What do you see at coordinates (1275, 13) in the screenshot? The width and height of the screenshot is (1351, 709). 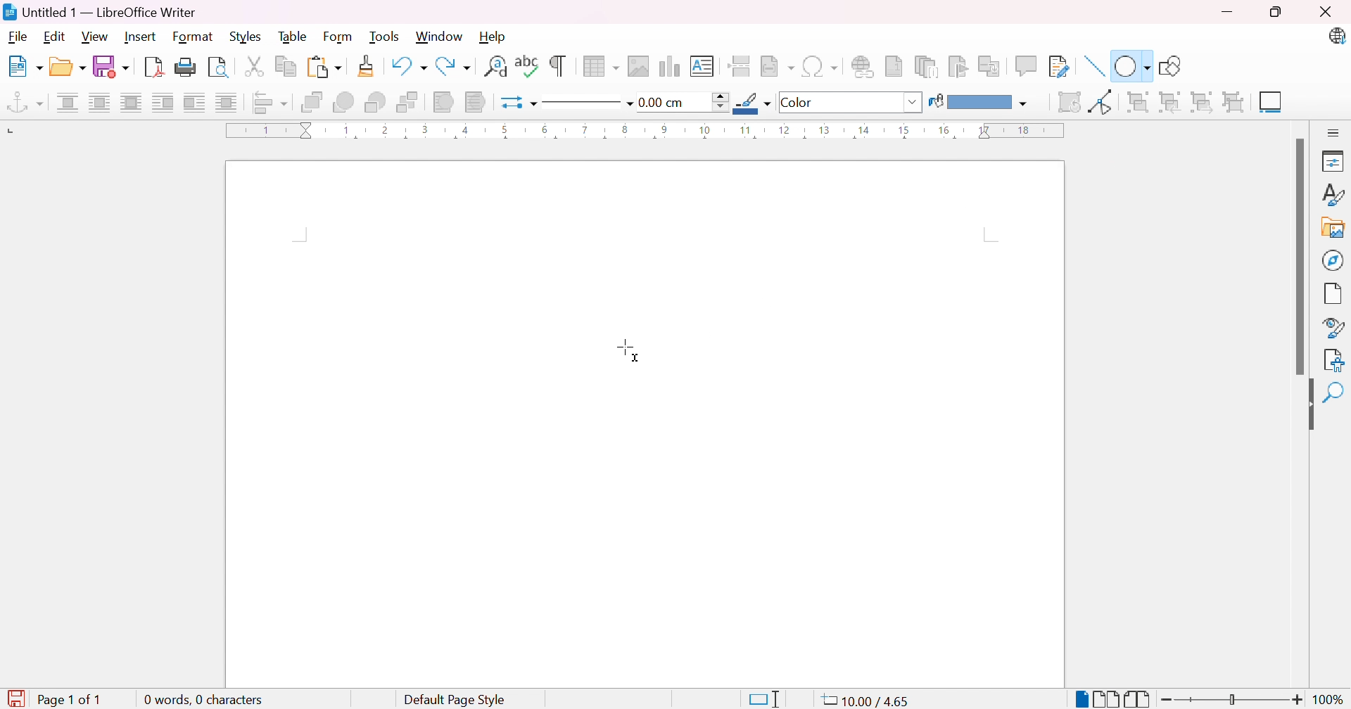 I see `Restore down` at bounding box center [1275, 13].